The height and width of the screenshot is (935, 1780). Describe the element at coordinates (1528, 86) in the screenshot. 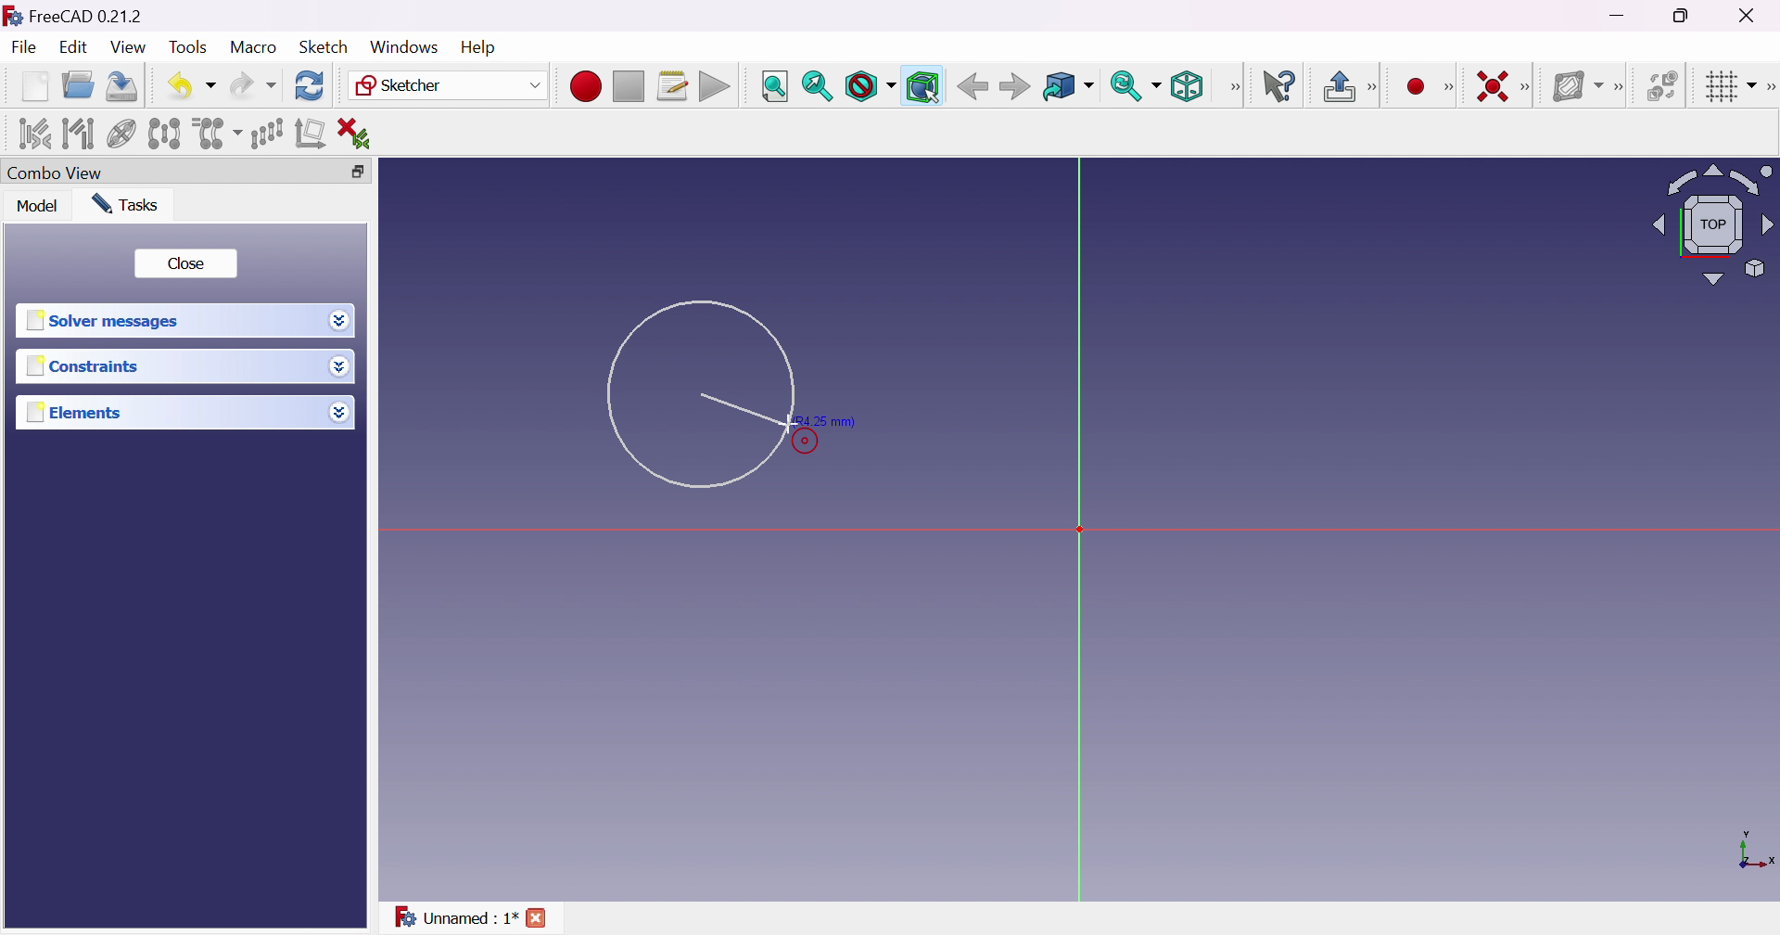

I see `[Sketcher constraints]` at that location.